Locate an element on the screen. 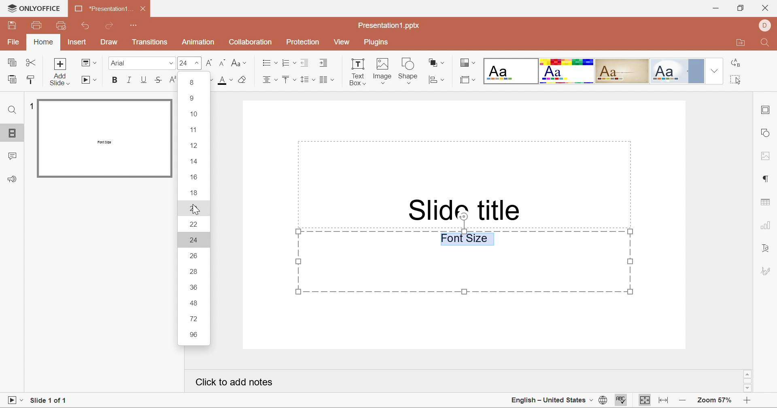 This screenshot has width=777, height=408. View is located at coordinates (343, 43).